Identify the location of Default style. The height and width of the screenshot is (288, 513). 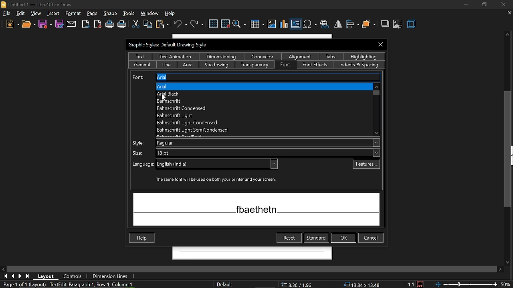
(226, 285).